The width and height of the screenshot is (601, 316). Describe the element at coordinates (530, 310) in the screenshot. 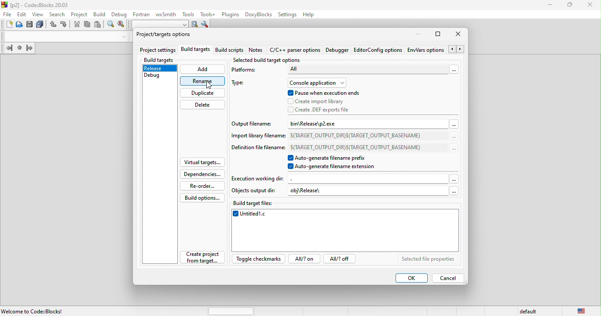

I see `default` at that location.